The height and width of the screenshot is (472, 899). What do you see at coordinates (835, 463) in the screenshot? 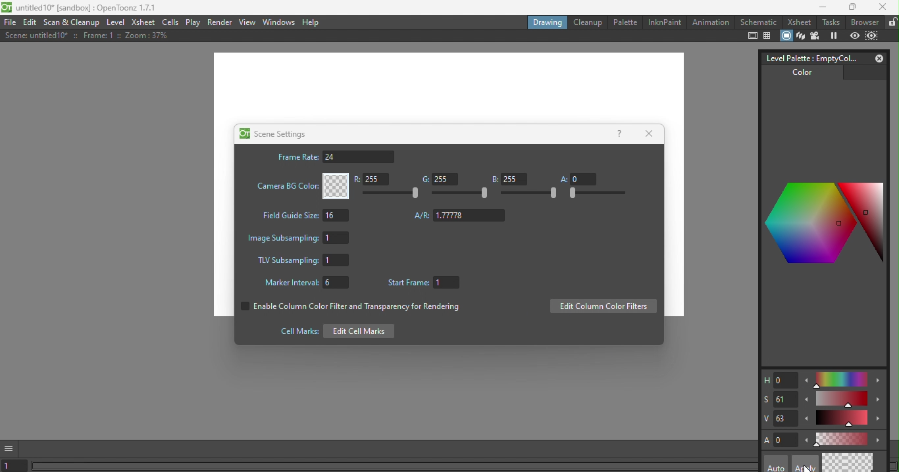
I see `Current style` at bounding box center [835, 463].